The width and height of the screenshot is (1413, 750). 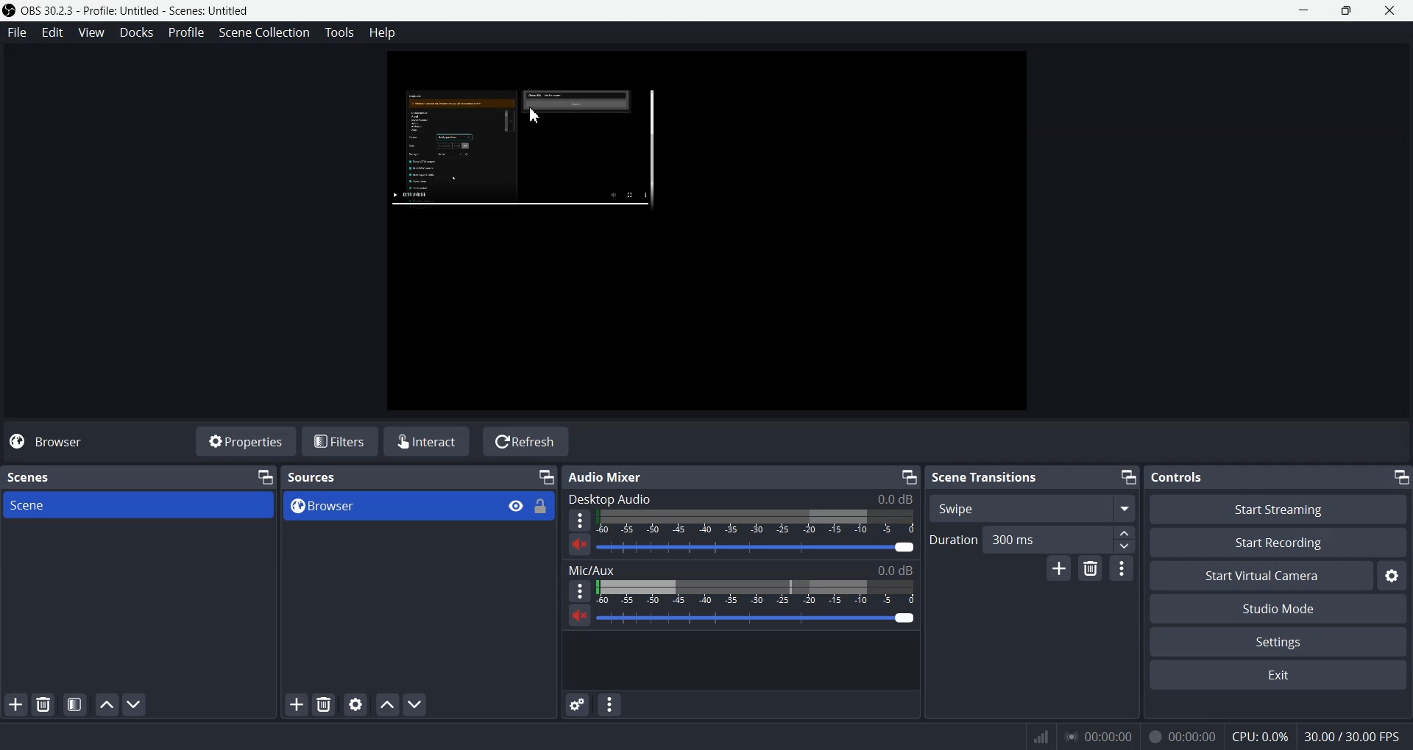 What do you see at coordinates (1090, 569) in the screenshot?
I see `Remove configurable transition` at bounding box center [1090, 569].